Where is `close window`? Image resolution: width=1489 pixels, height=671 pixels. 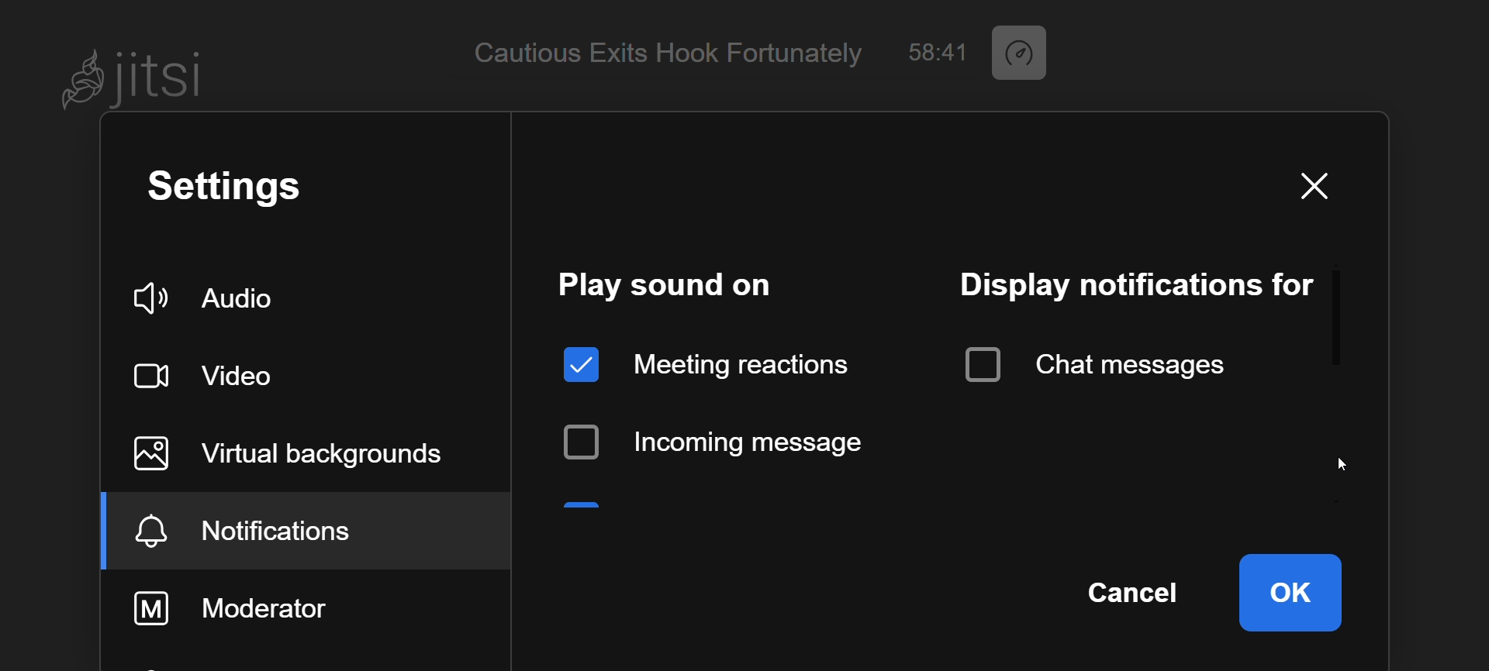 close window is located at coordinates (1311, 188).